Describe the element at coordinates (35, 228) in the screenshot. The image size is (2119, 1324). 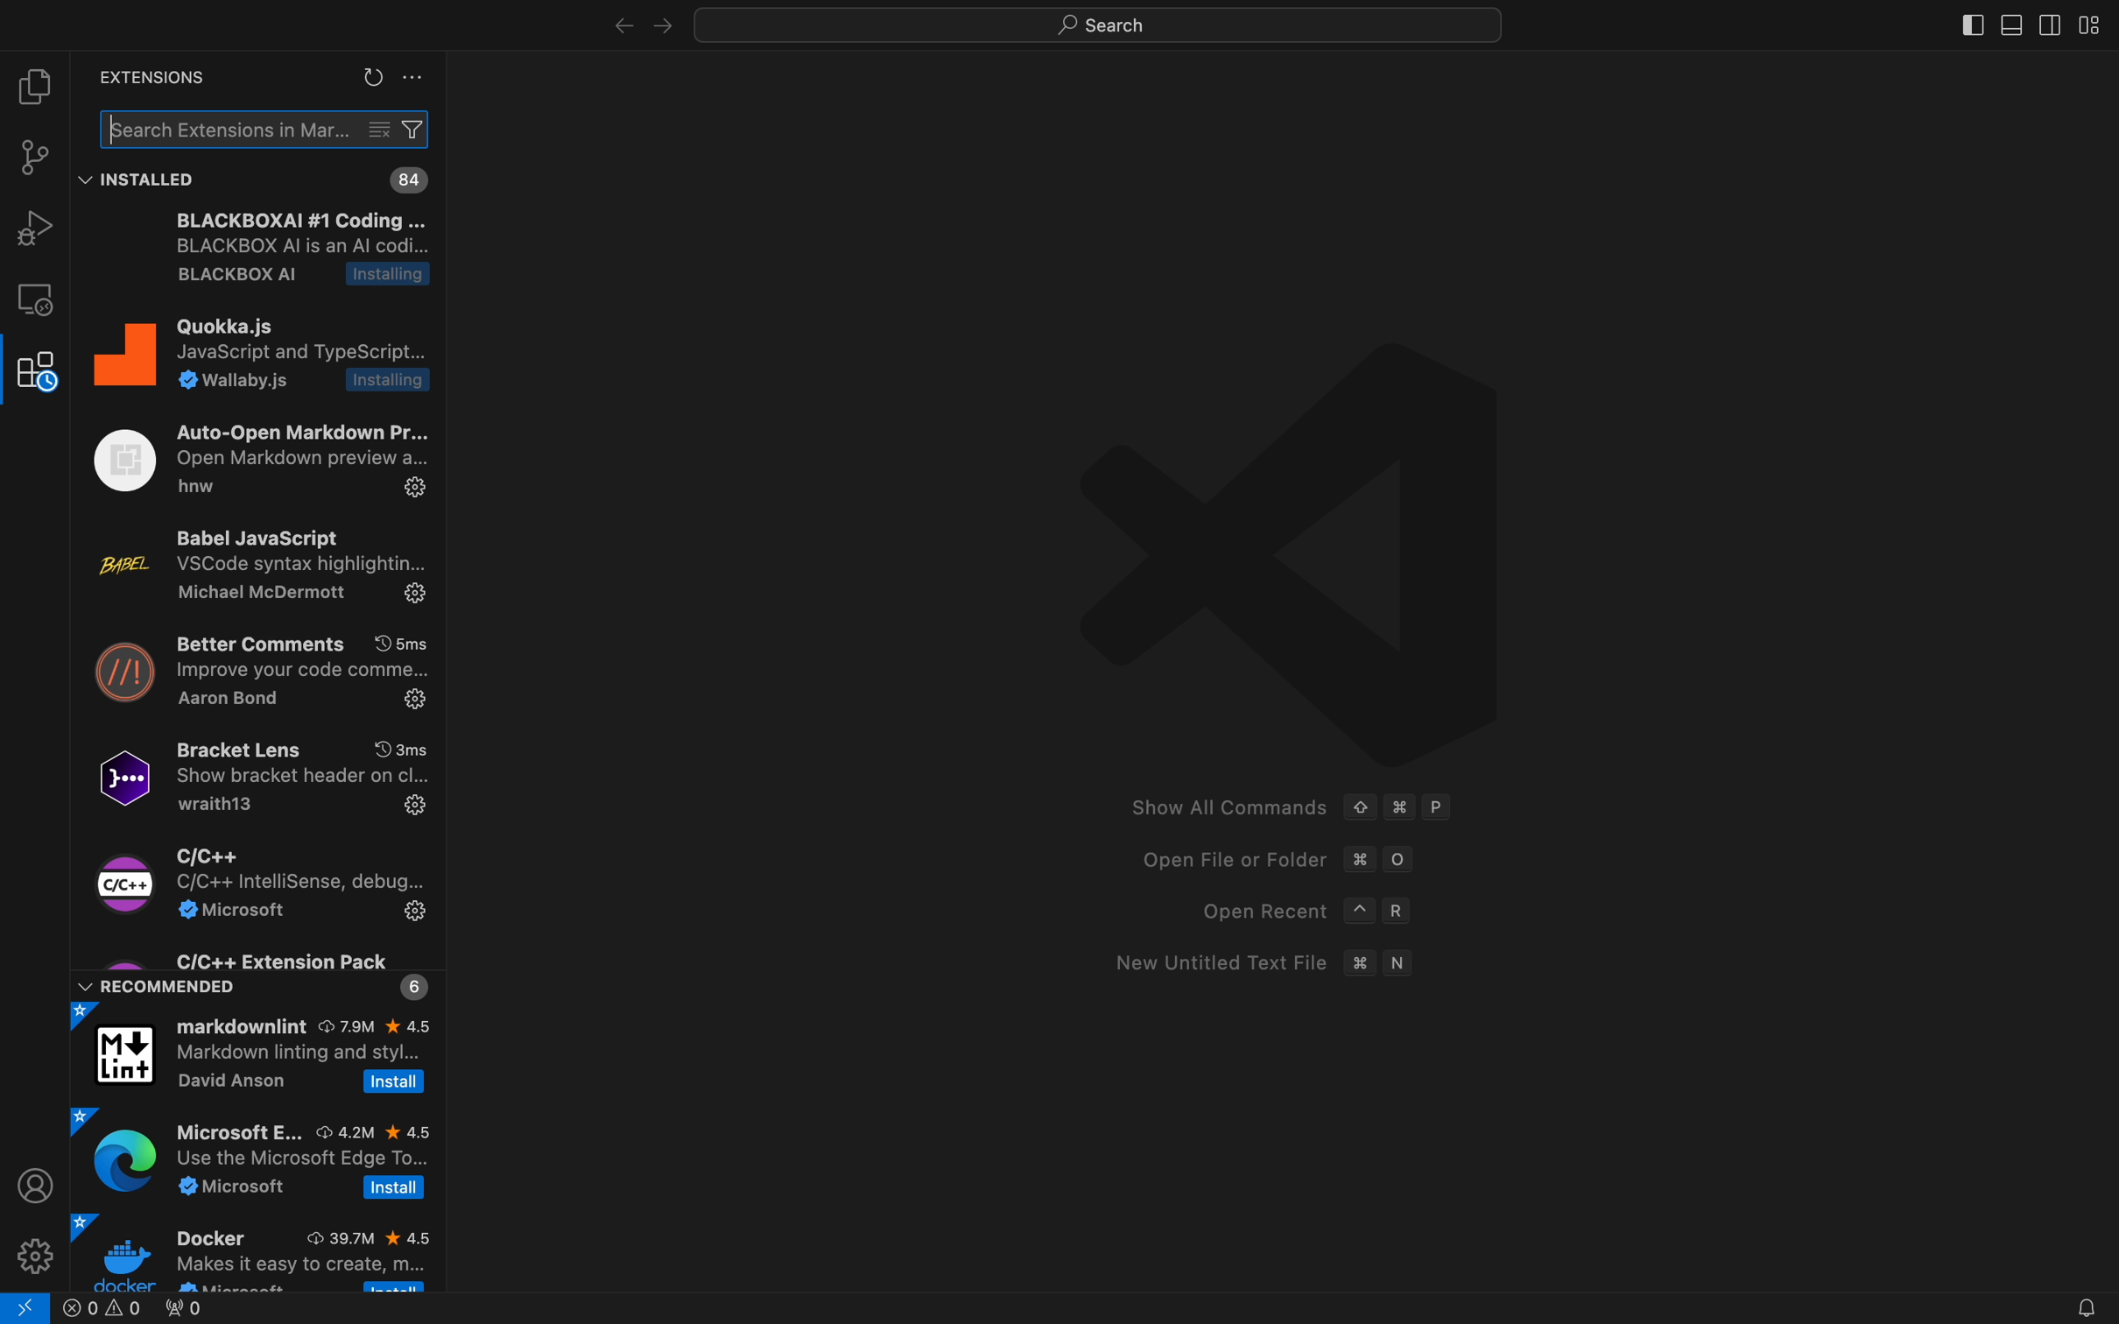
I see `debugger` at that location.